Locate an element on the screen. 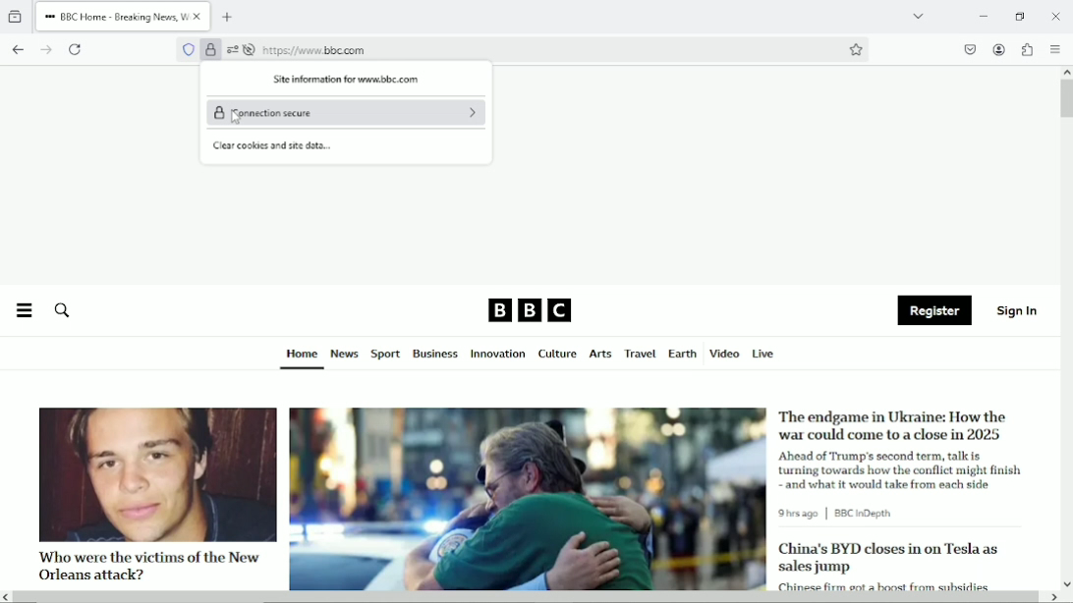 This screenshot has height=603, width=1073. scroll left is located at coordinates (7, 597).